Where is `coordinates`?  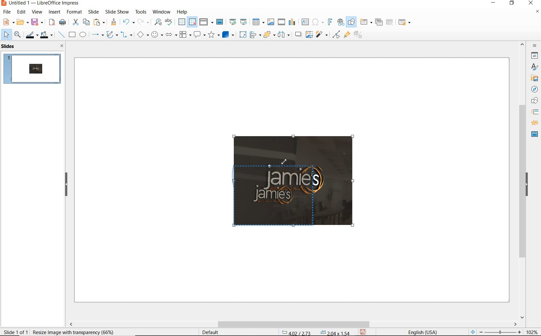
coordinates is located at coordinates (315, 333).